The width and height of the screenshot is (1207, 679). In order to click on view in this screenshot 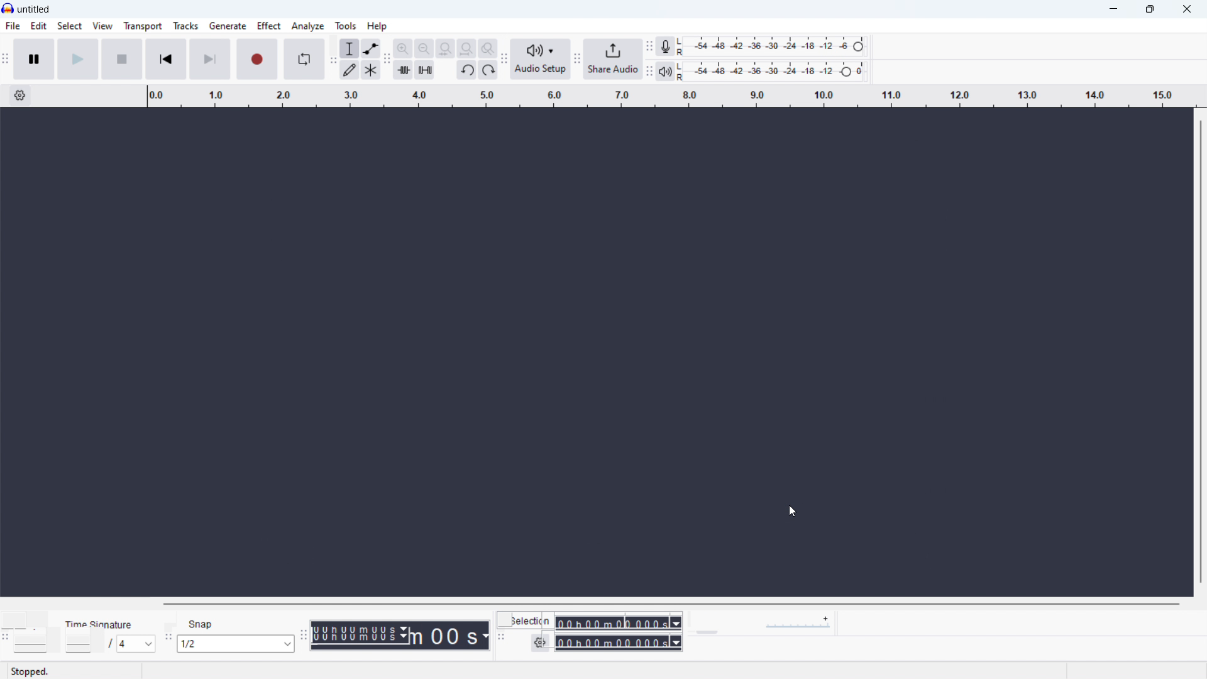, I will do `click(102, 26)`.